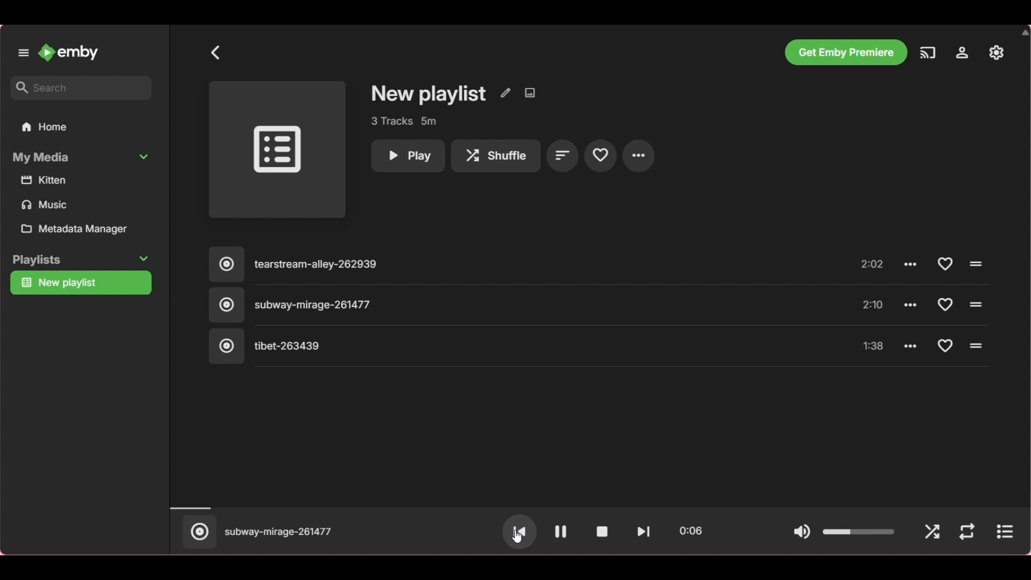 The image size is (1031, 580). I want to click on Media files, so click(83, 193).